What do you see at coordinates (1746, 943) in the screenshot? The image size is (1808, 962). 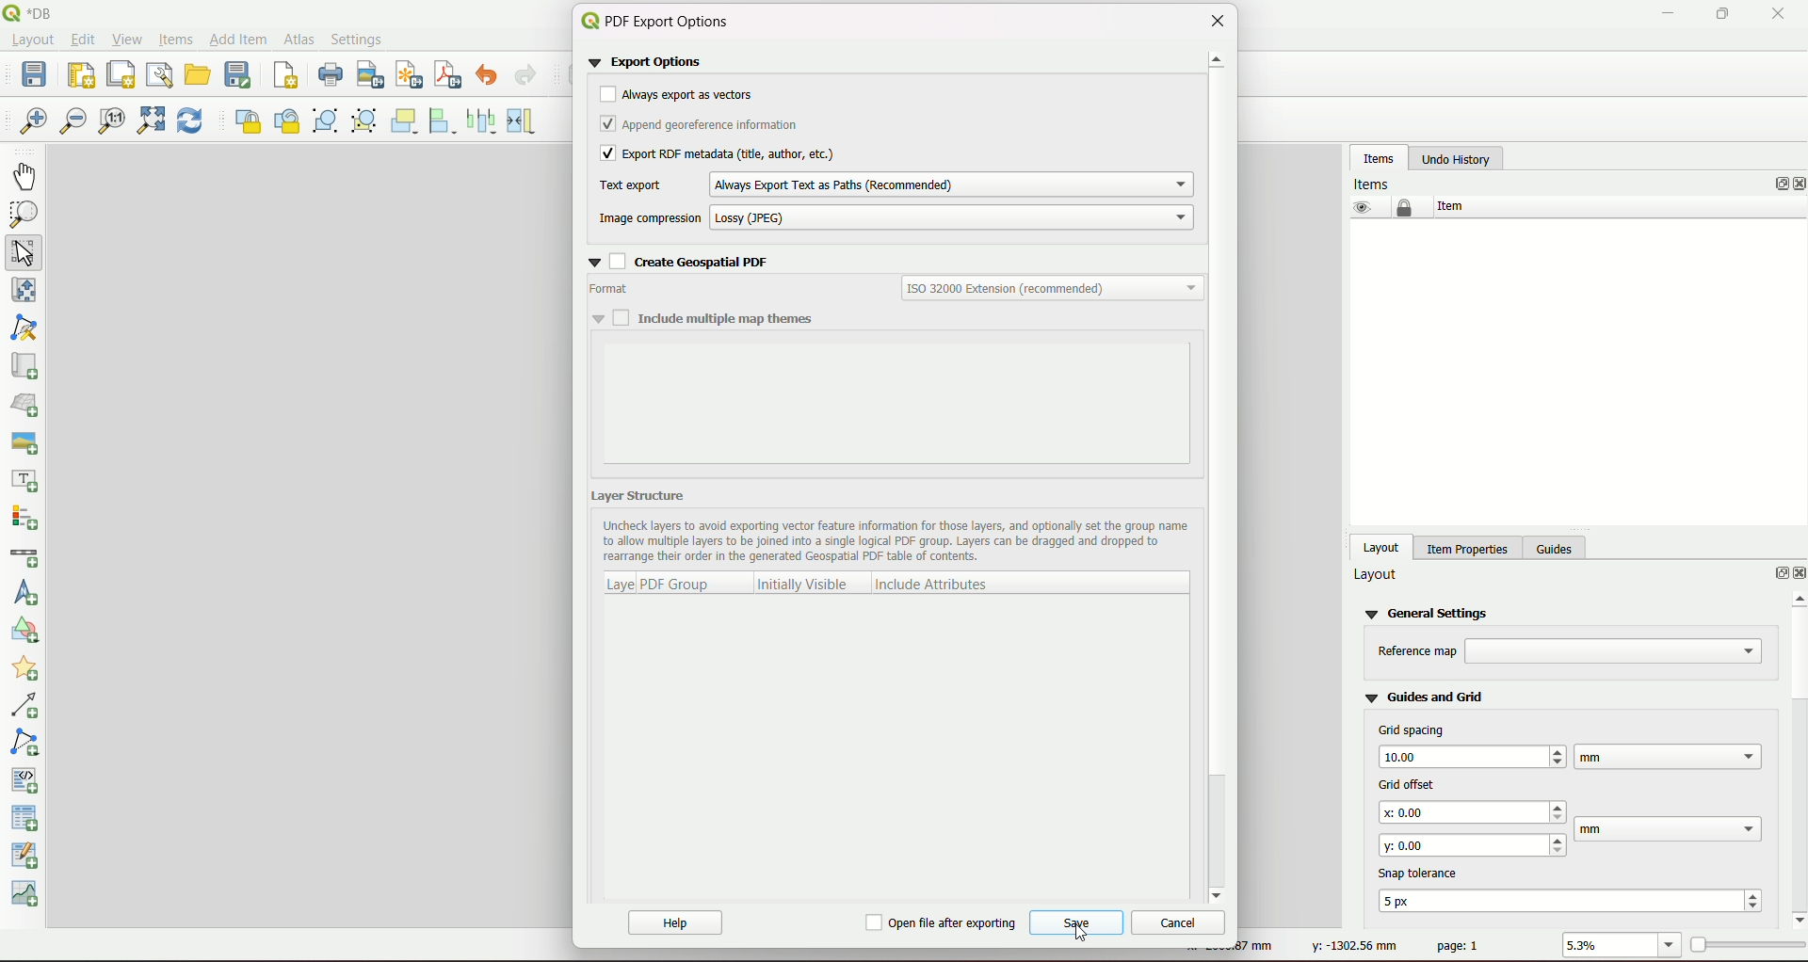 I see `zoom slider` at bounding box center [1746, 943].